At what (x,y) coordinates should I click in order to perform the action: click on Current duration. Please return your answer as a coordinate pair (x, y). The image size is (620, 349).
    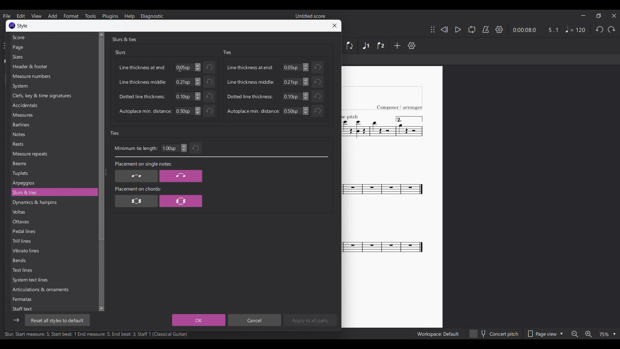
    Looking at the image, I should click on (523, 30).